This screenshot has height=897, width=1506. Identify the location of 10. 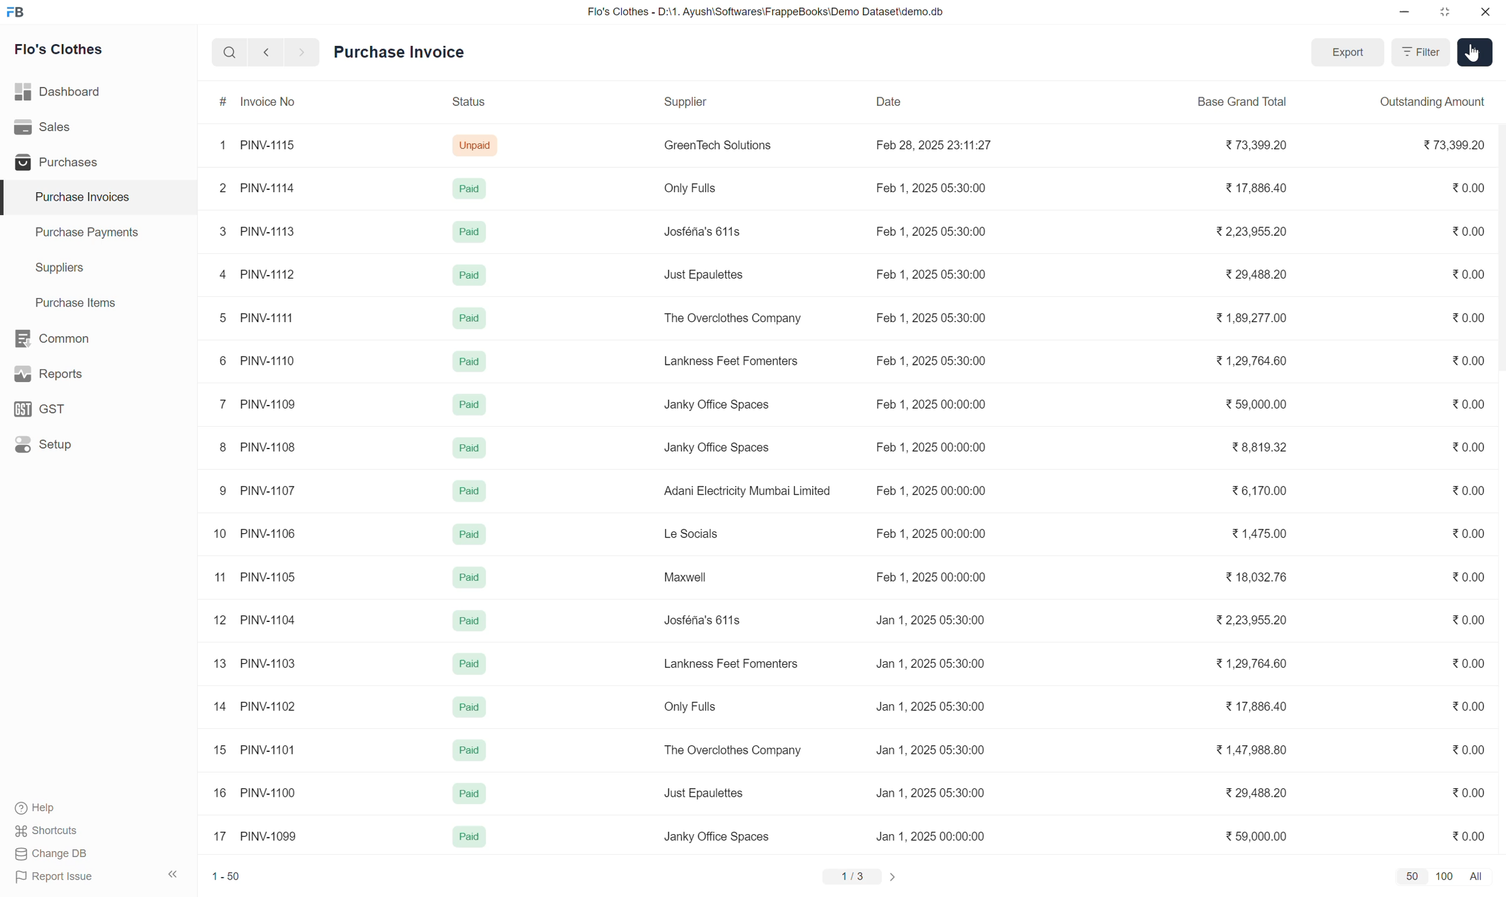
(219, 534).